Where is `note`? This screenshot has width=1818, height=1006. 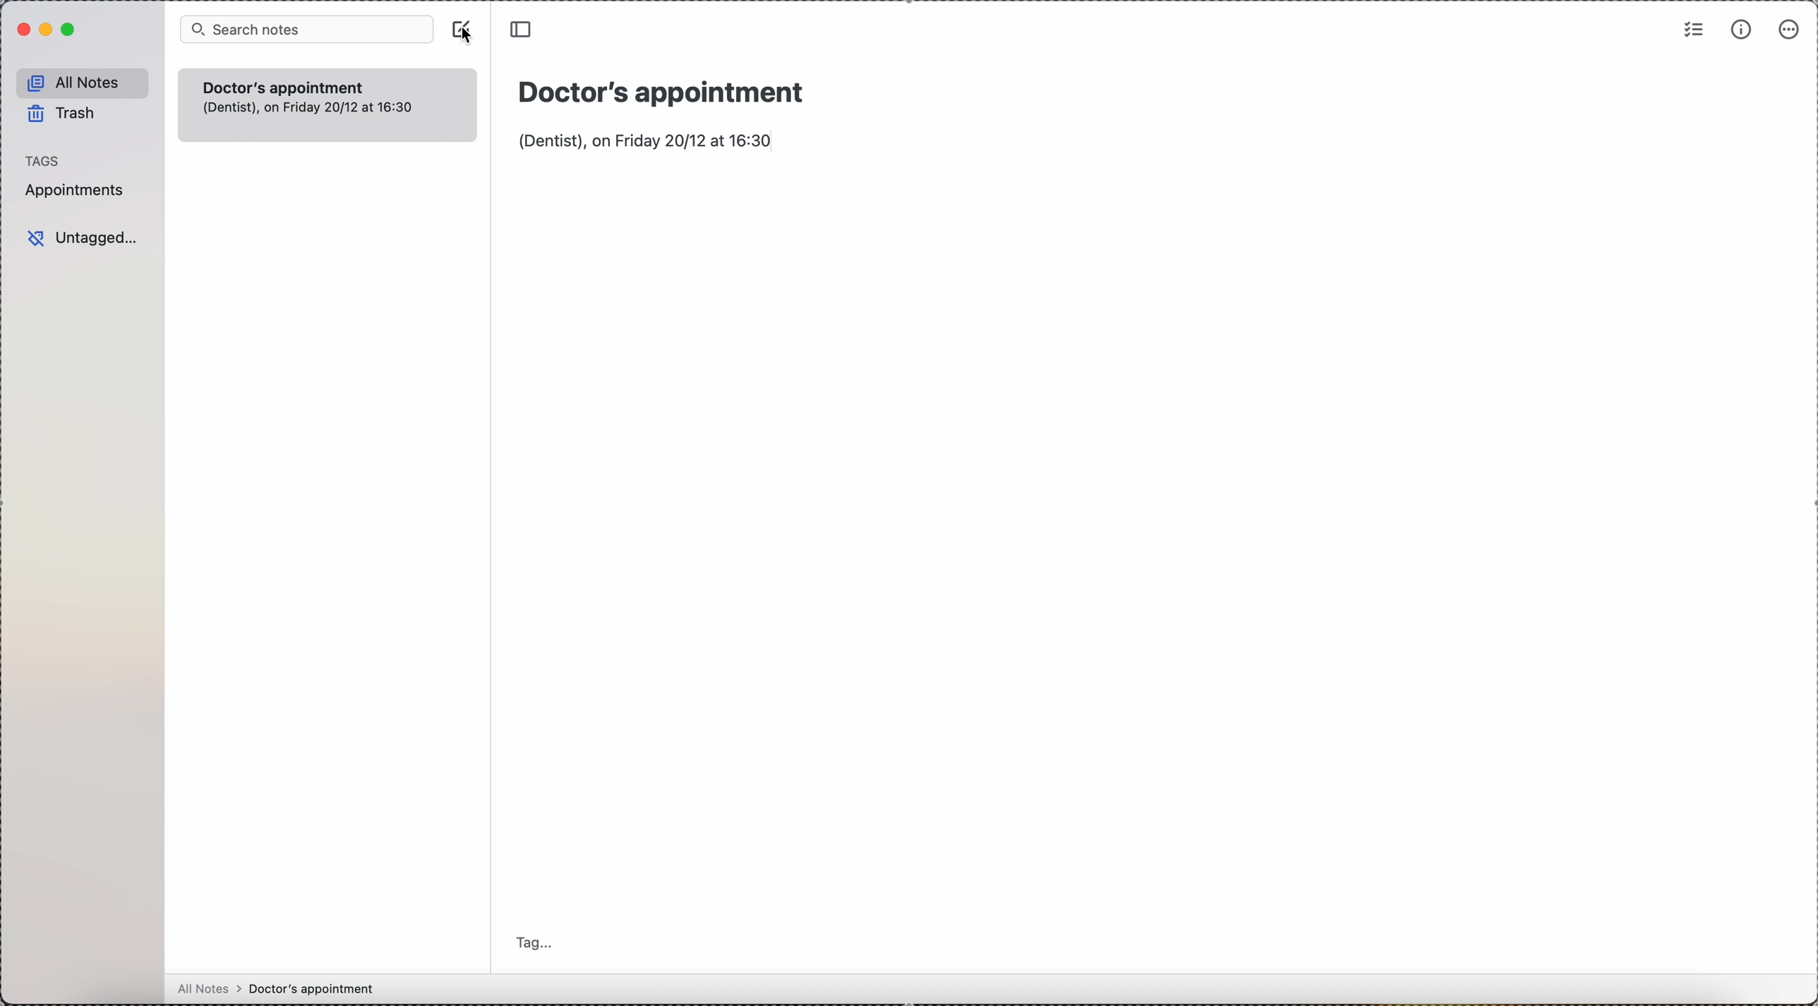 note is located at coordinates (325, 104).